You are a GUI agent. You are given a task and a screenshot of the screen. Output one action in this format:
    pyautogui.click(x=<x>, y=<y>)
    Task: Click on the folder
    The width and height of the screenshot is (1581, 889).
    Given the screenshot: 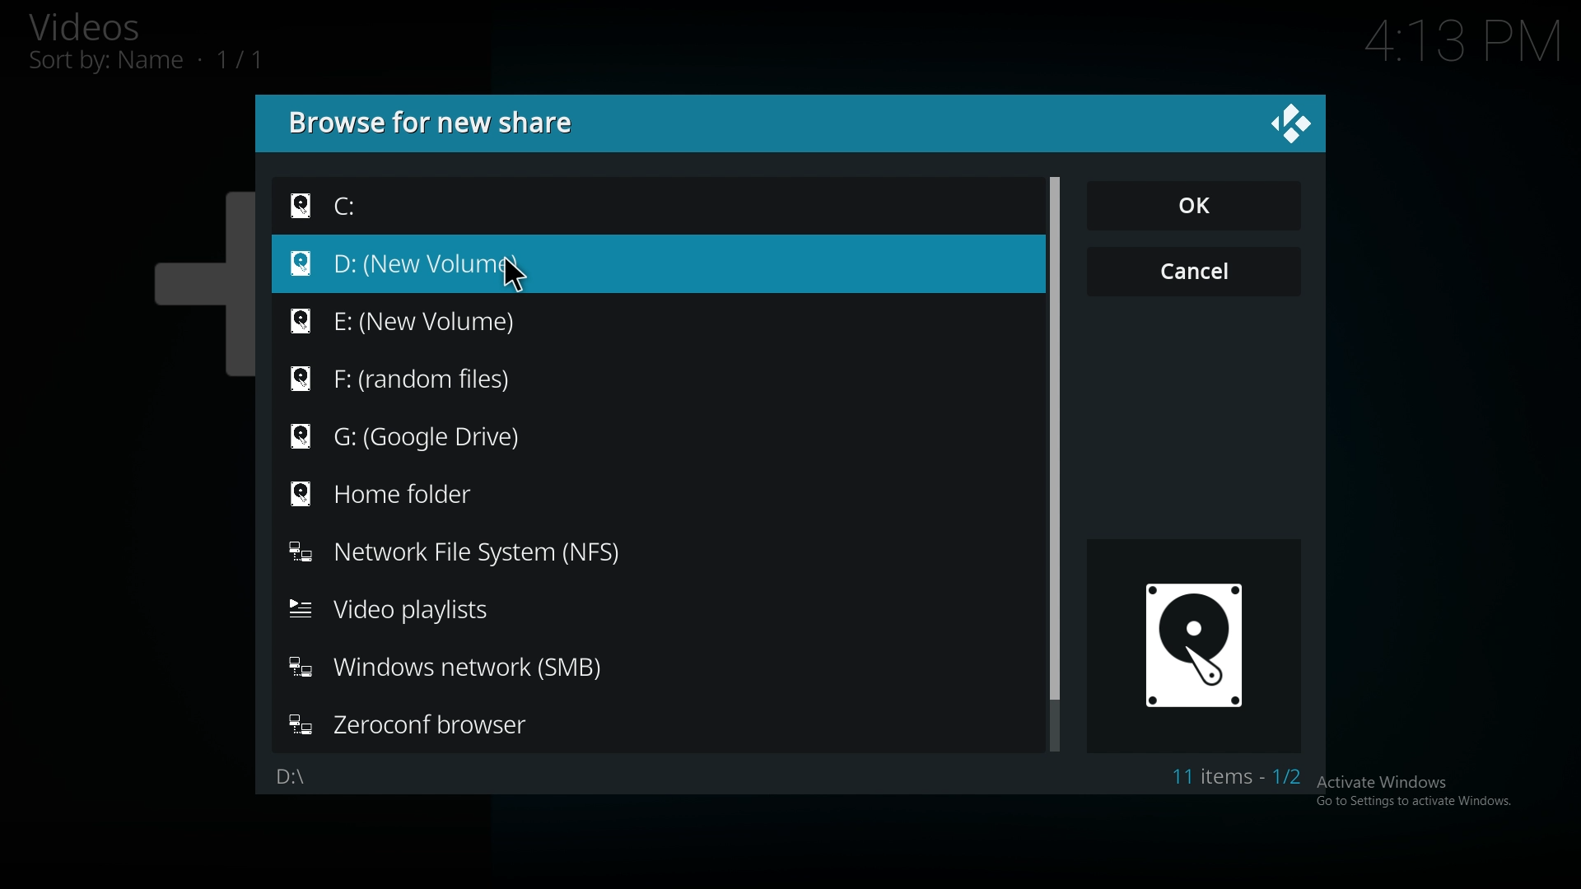 What is the action you would take?
    pyautogui.click(x=460, y=553)
    